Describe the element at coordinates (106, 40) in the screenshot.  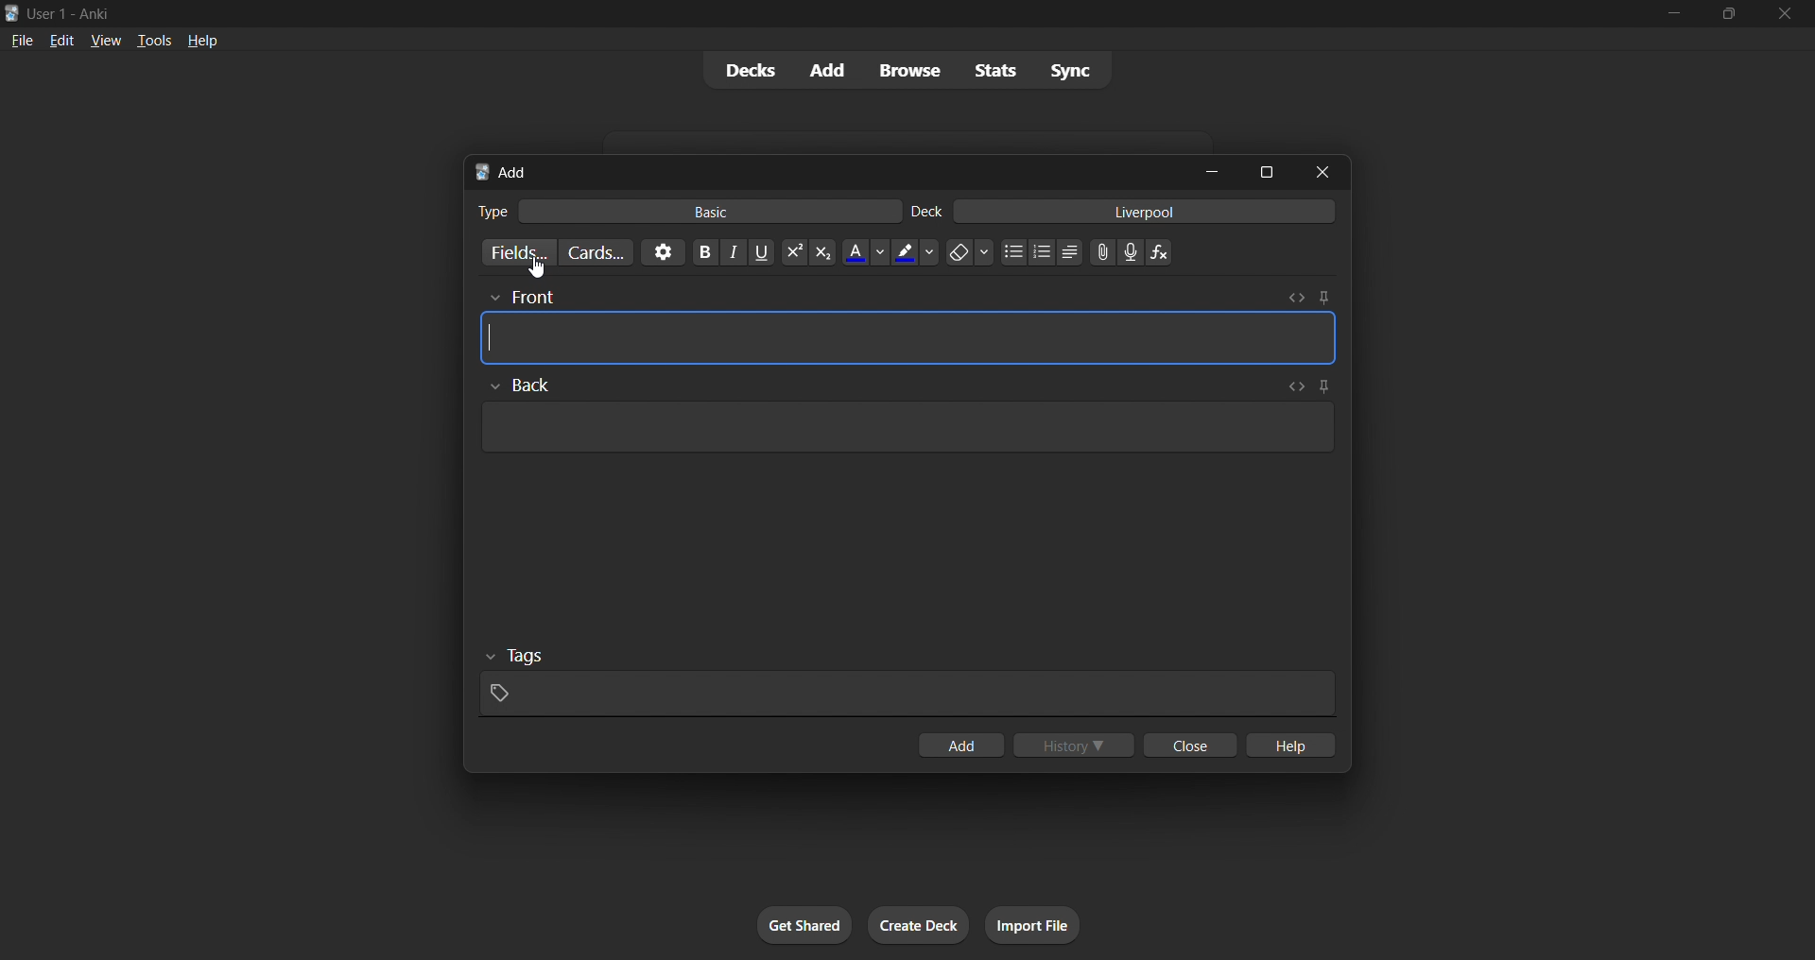
I see `view` at that location.